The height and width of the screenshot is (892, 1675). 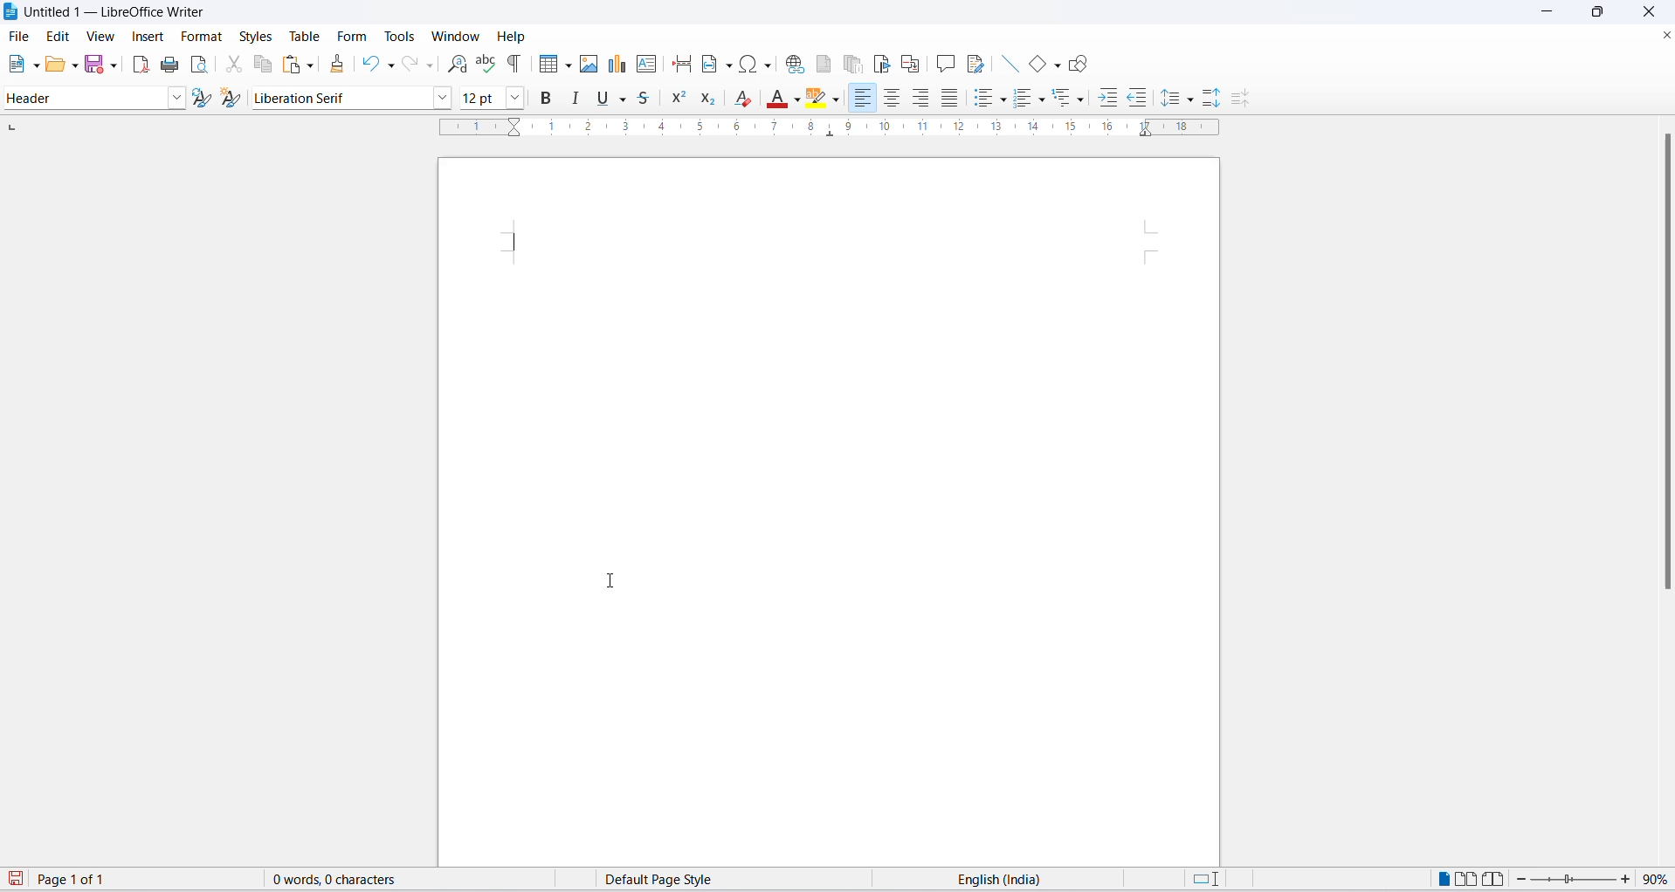 What do you see at coordinates (1551, 13) in the screenshot?
I see `minimize` at bounding box center [1551, 13].